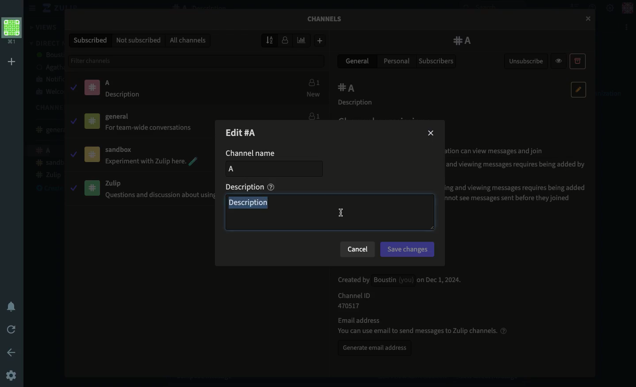 Image resolution: width=636 pixels, height=387 pixels. I want to click on Edit channel, so click(248, 132).